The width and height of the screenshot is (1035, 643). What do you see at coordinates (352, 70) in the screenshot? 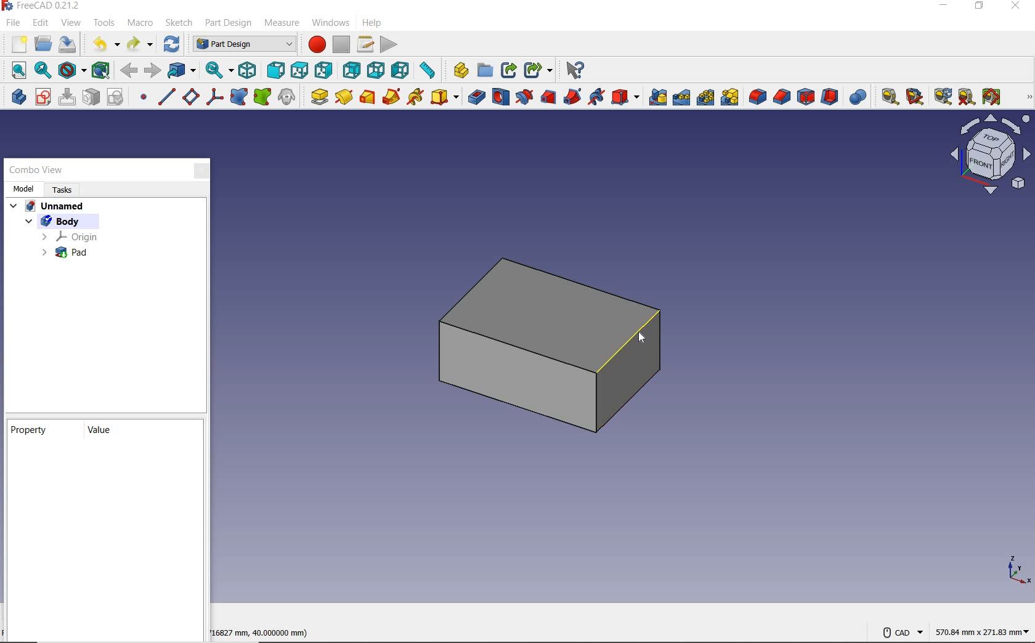
I see `rear` at bounding box center [352, 70].